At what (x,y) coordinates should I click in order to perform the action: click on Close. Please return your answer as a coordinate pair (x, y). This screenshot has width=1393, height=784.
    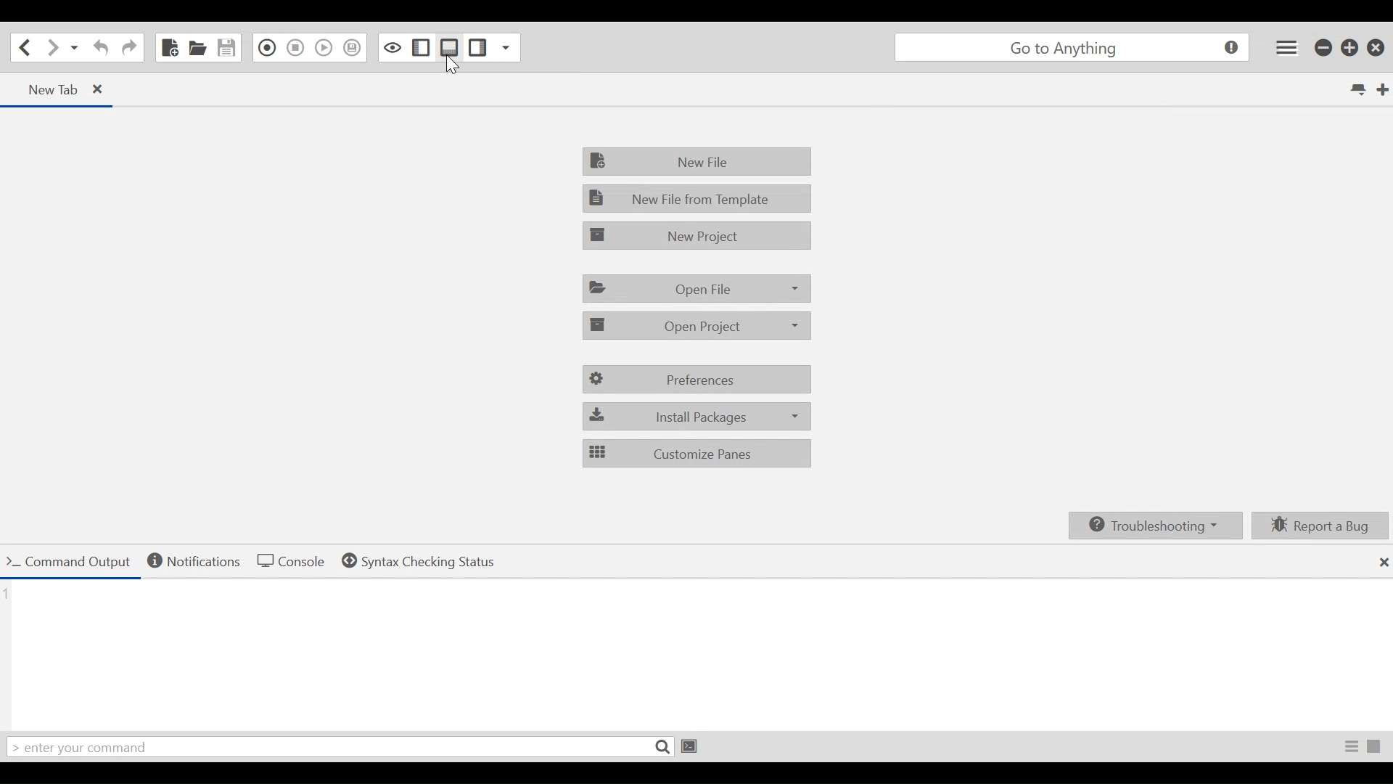
    Looking at the image, I should click on (1375, 48).